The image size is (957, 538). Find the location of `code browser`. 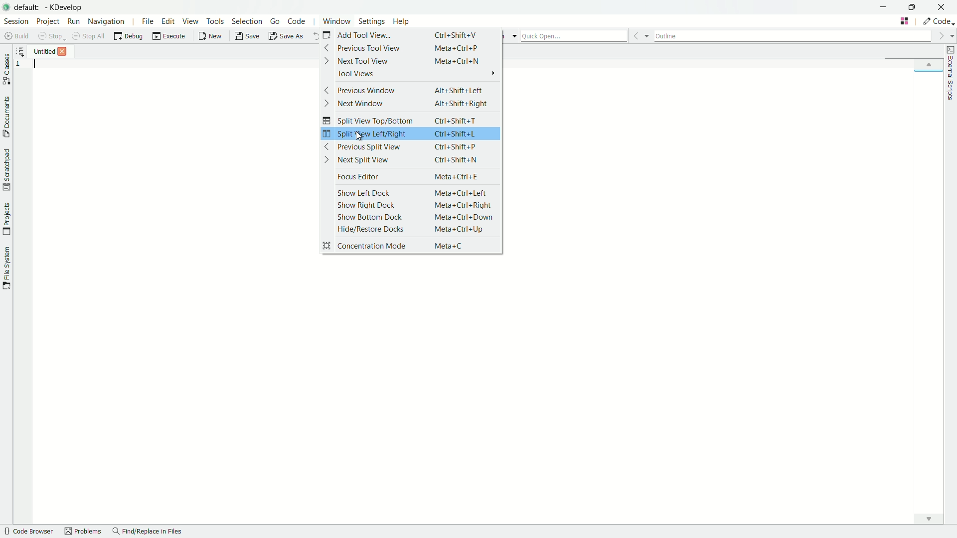

code browser is located at coordinates (29, 532).